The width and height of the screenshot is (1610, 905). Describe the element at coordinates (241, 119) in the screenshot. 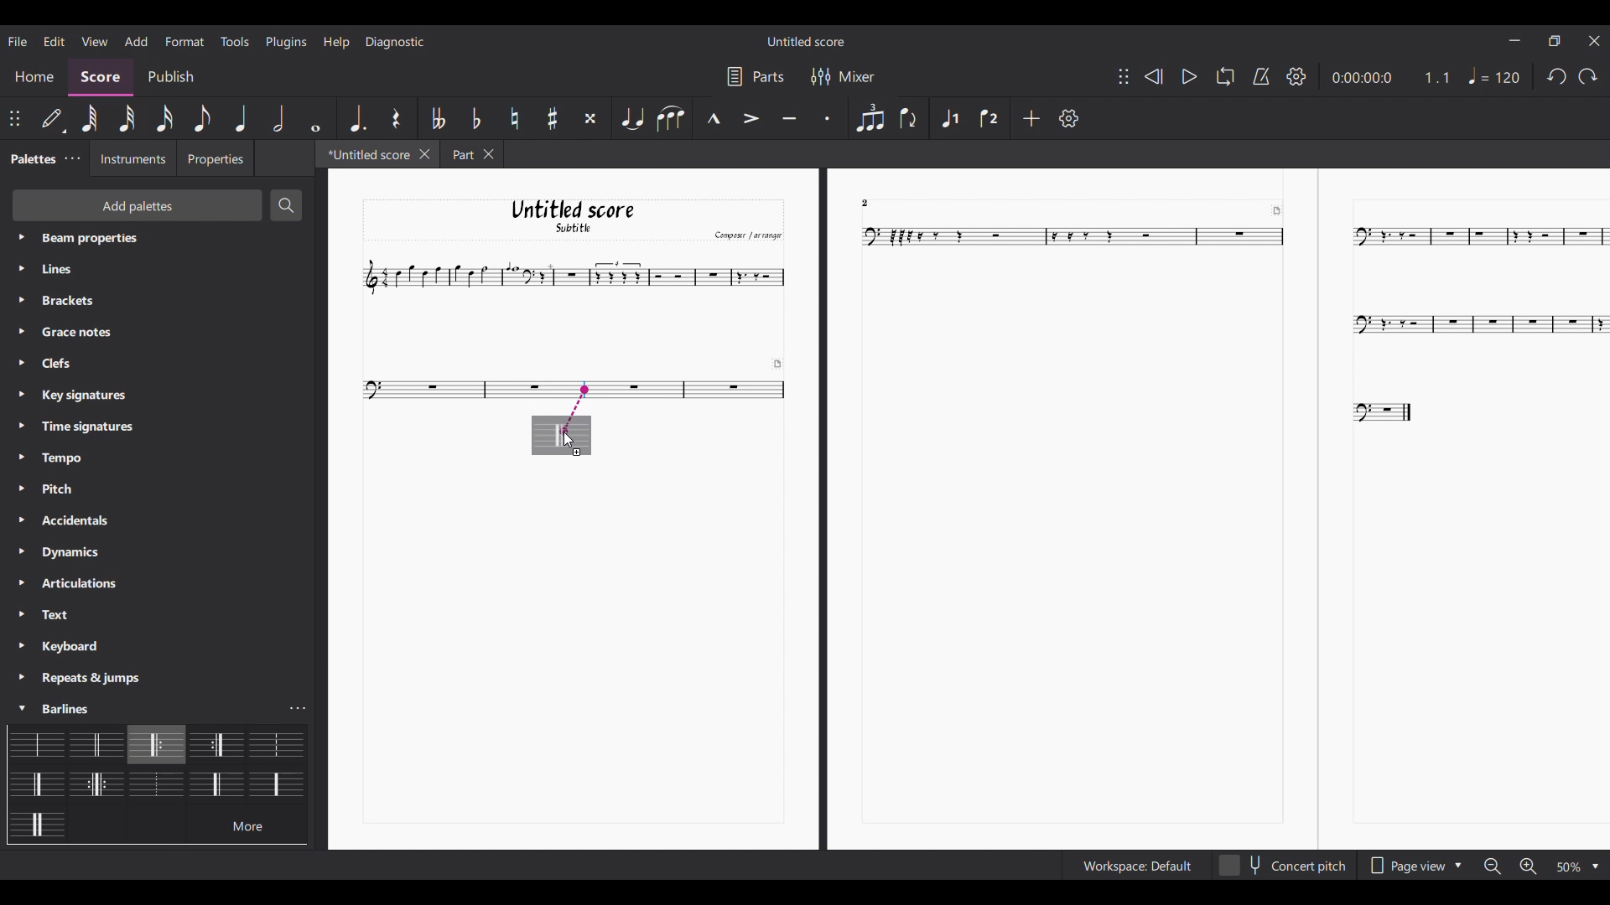

I see `Quarter note` at that location.